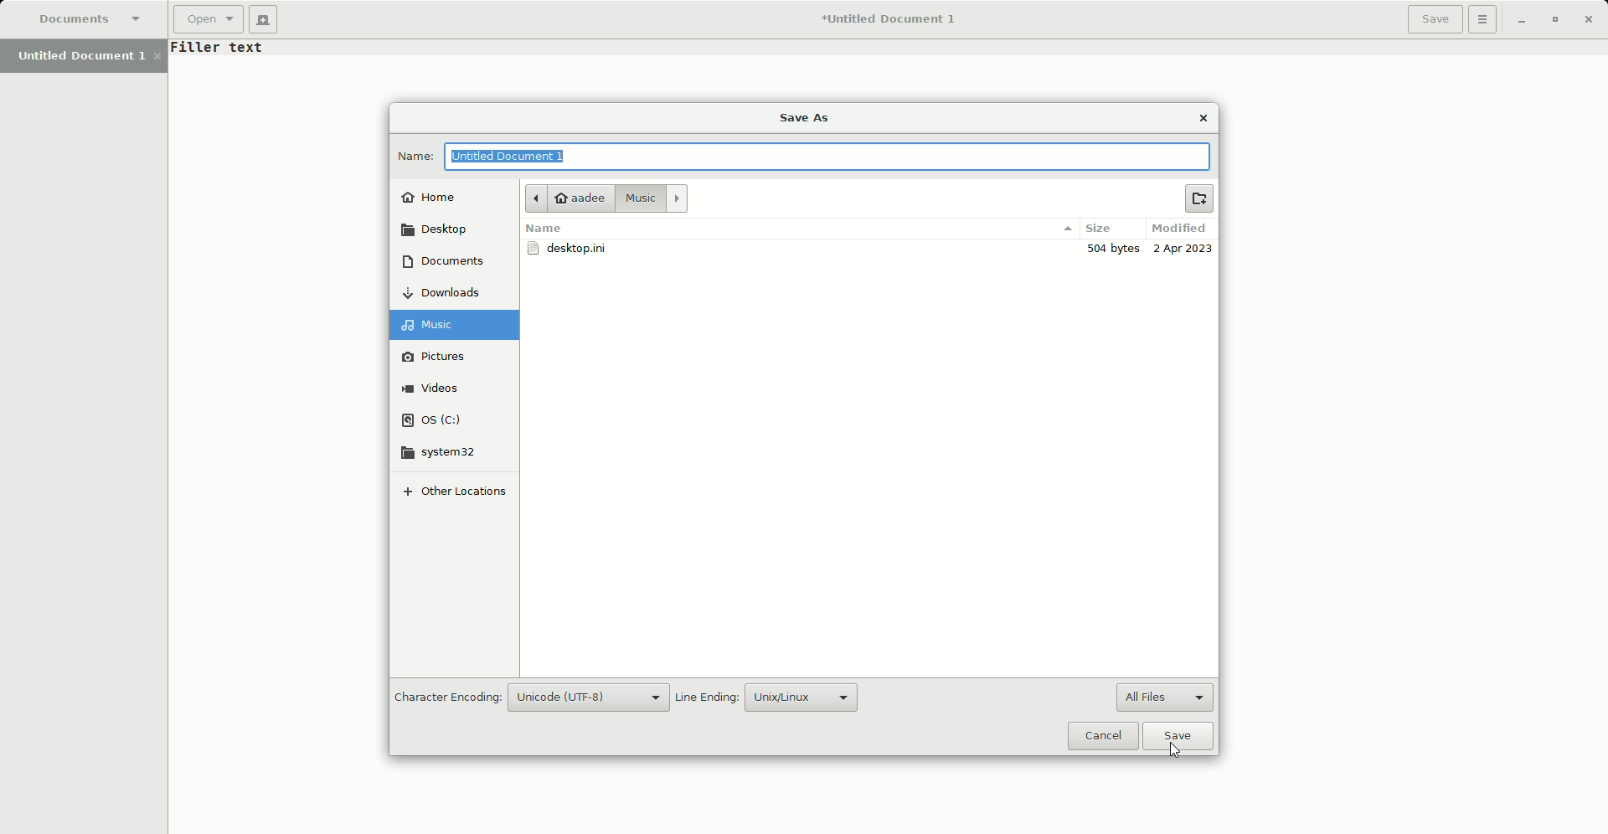 This screenshot has height=834, width=1608. I want to click on All Files, so click(1167, 697).